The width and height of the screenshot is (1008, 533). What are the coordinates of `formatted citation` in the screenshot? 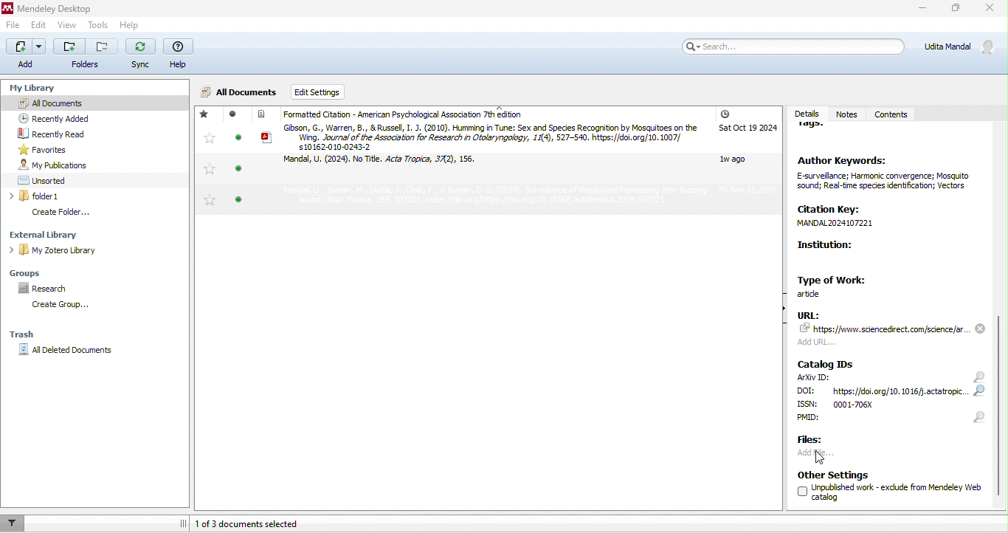 It's located at (397, 114).